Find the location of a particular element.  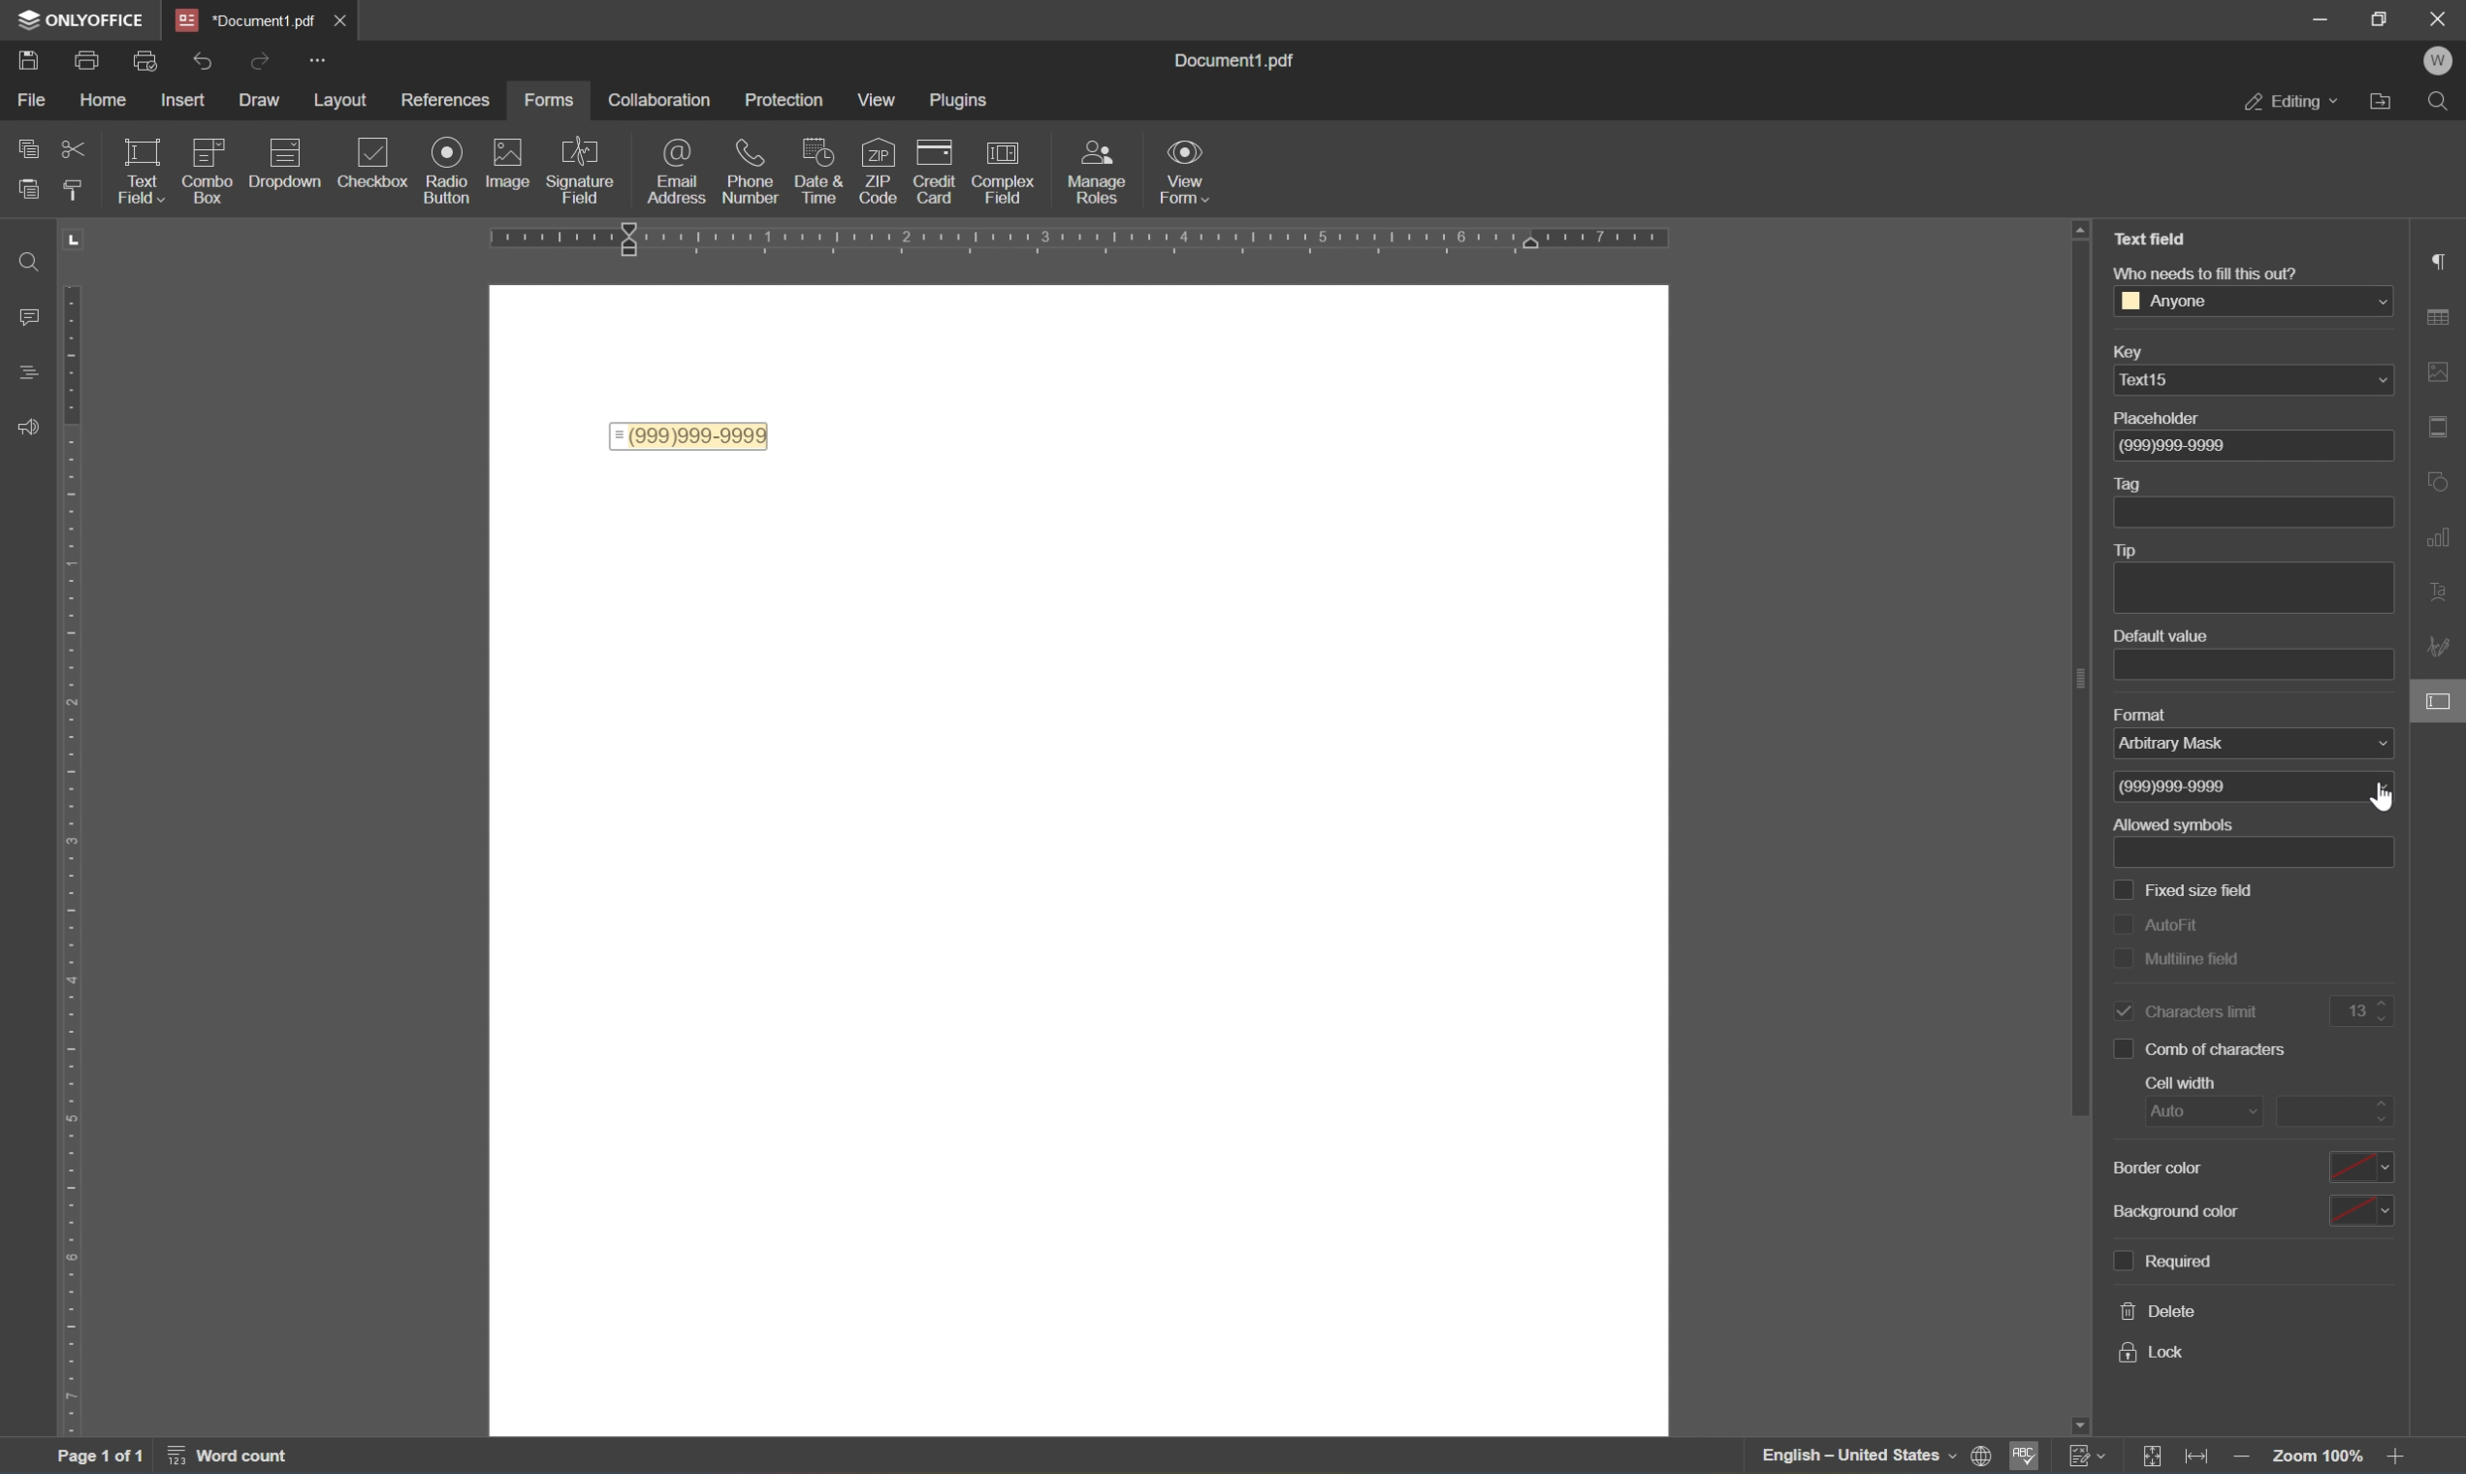

spell checking is located at coordinates (2025, 1457).